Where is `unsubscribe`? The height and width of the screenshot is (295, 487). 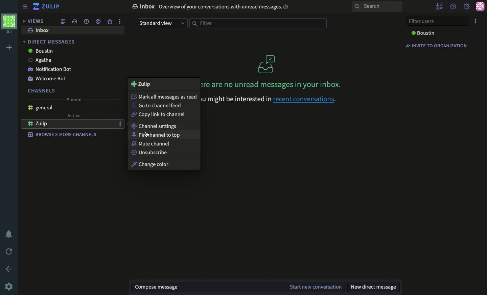
unsubscribe is located at coordinates (151, 153).